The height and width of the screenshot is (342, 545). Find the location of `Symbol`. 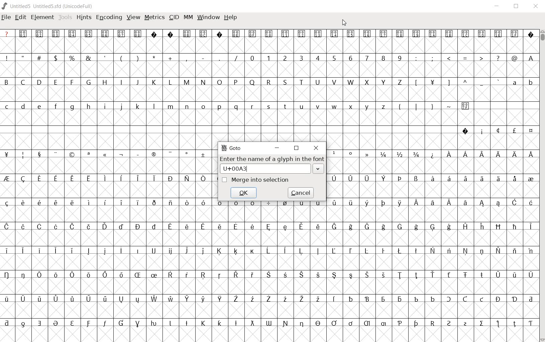

Symbol is located at coordinates (38, 274).